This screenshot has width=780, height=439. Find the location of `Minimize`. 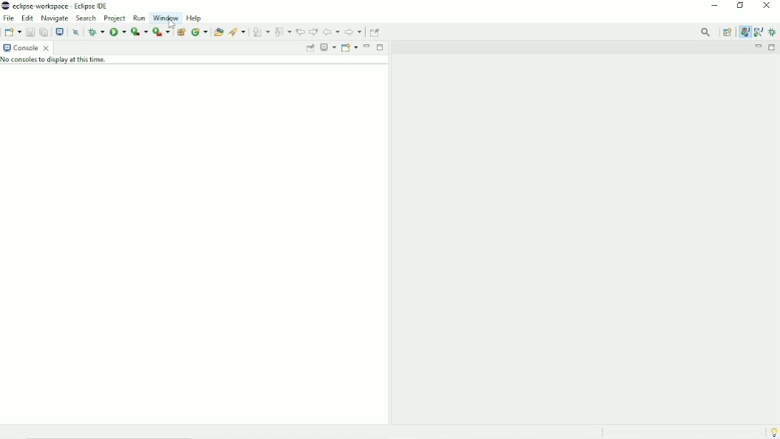

Minimize is located at coordinates (757, 47).